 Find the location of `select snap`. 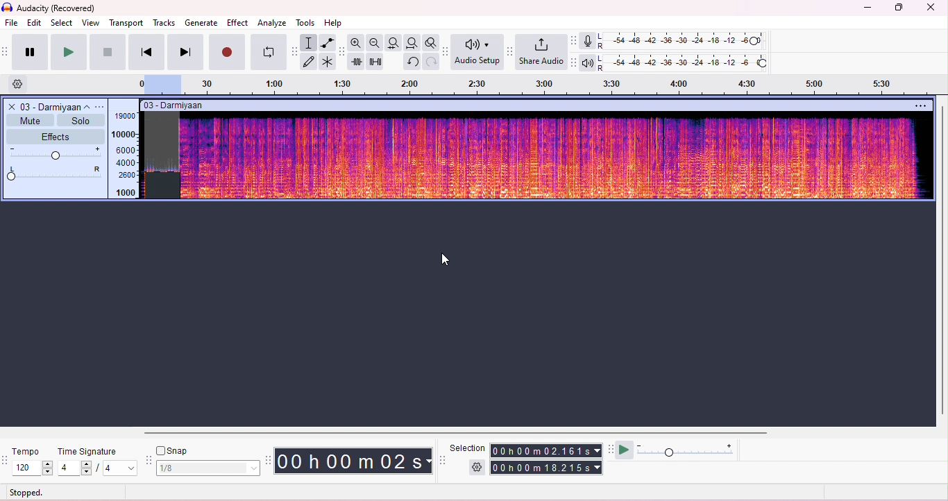

select snap is located at coordinates (210, 468).